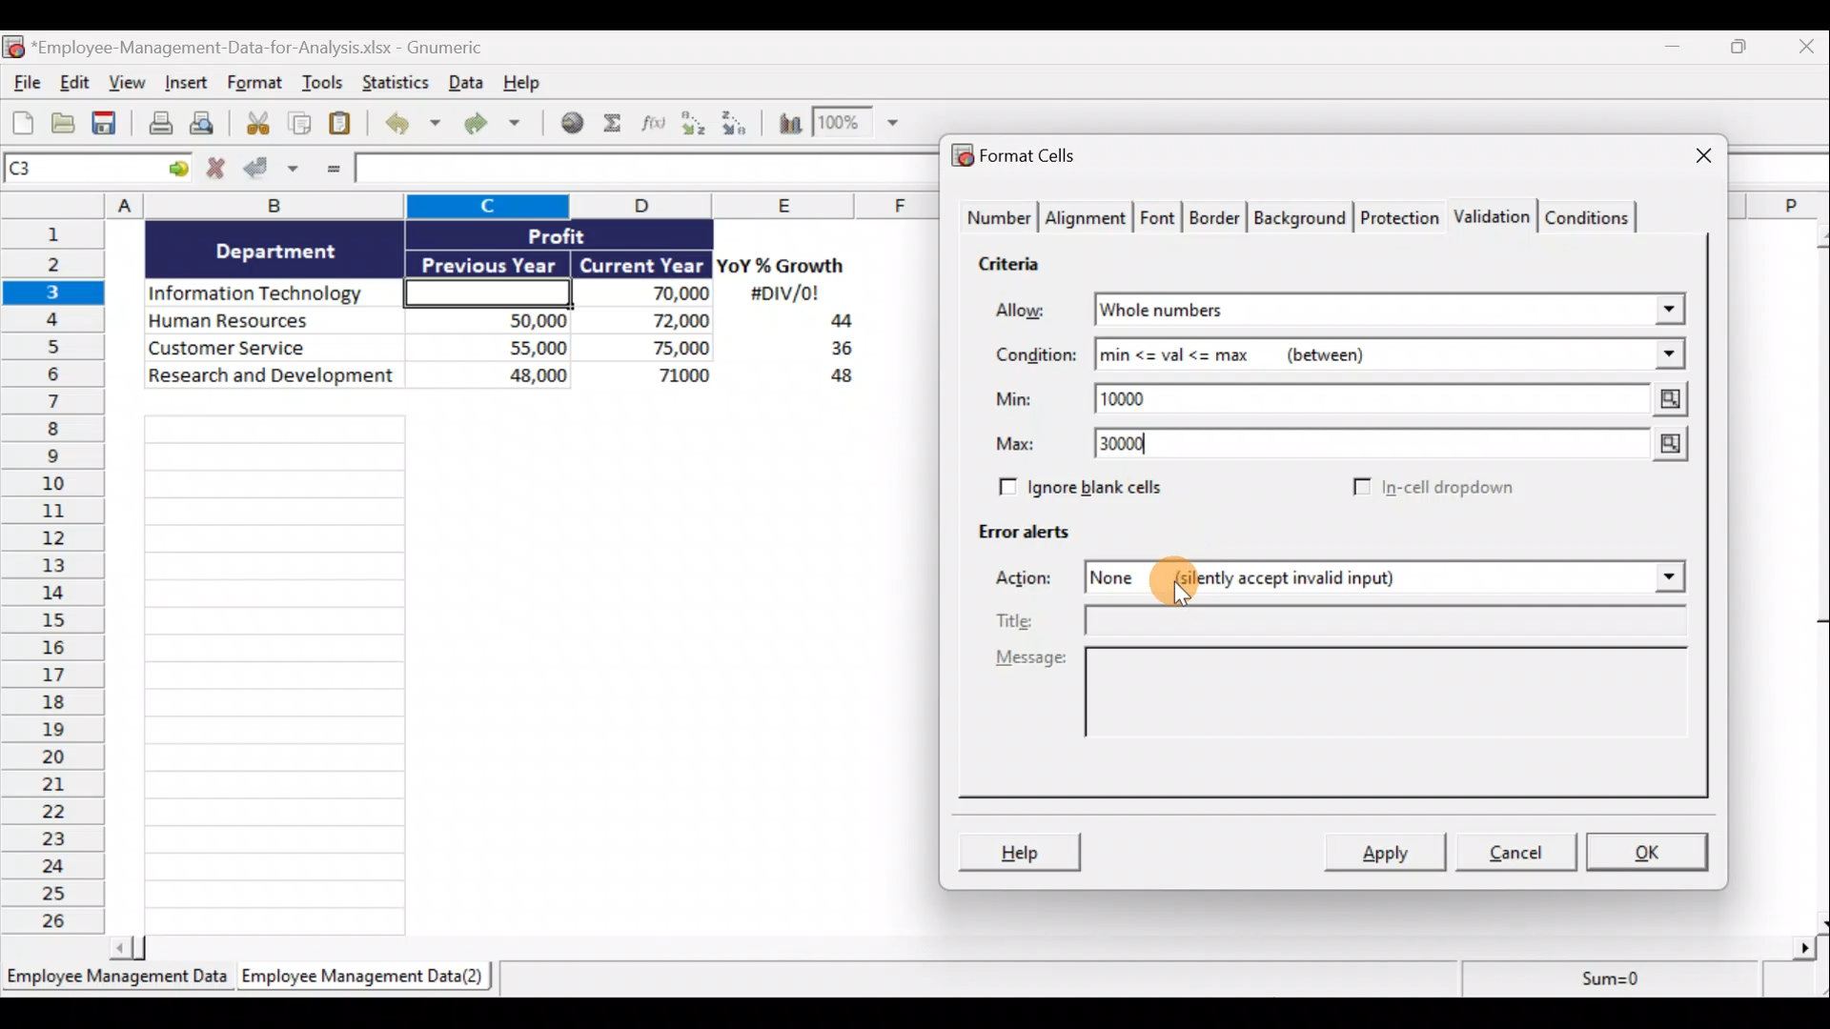 Image resolution: width=1830 pixels, height=1029 pixels. What do you see at coordinates (513, 667) in the screenshot?
I see `Cells` at bounding box center [513, 667].